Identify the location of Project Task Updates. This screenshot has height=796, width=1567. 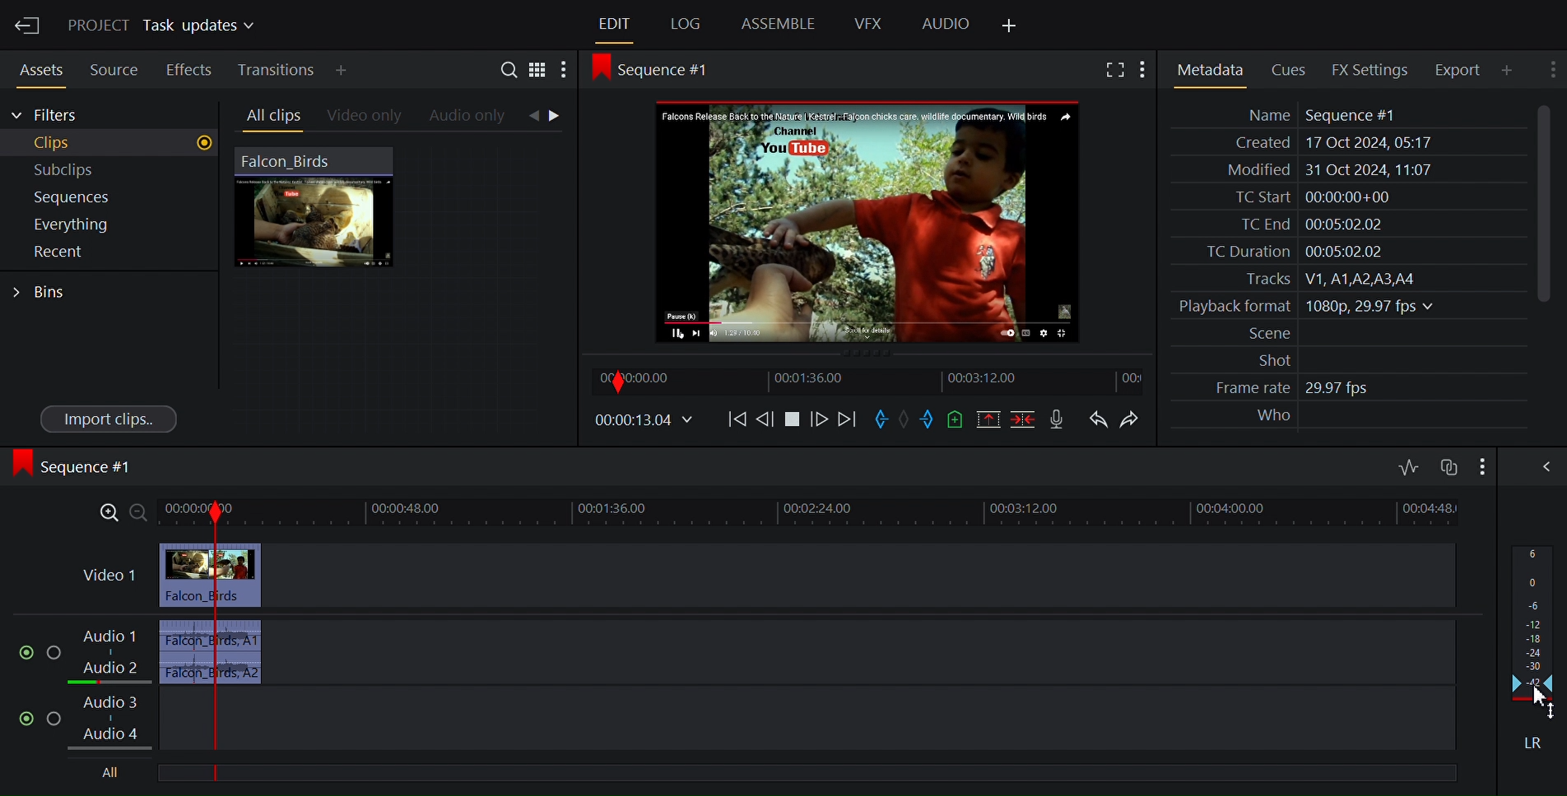
(160, 26).